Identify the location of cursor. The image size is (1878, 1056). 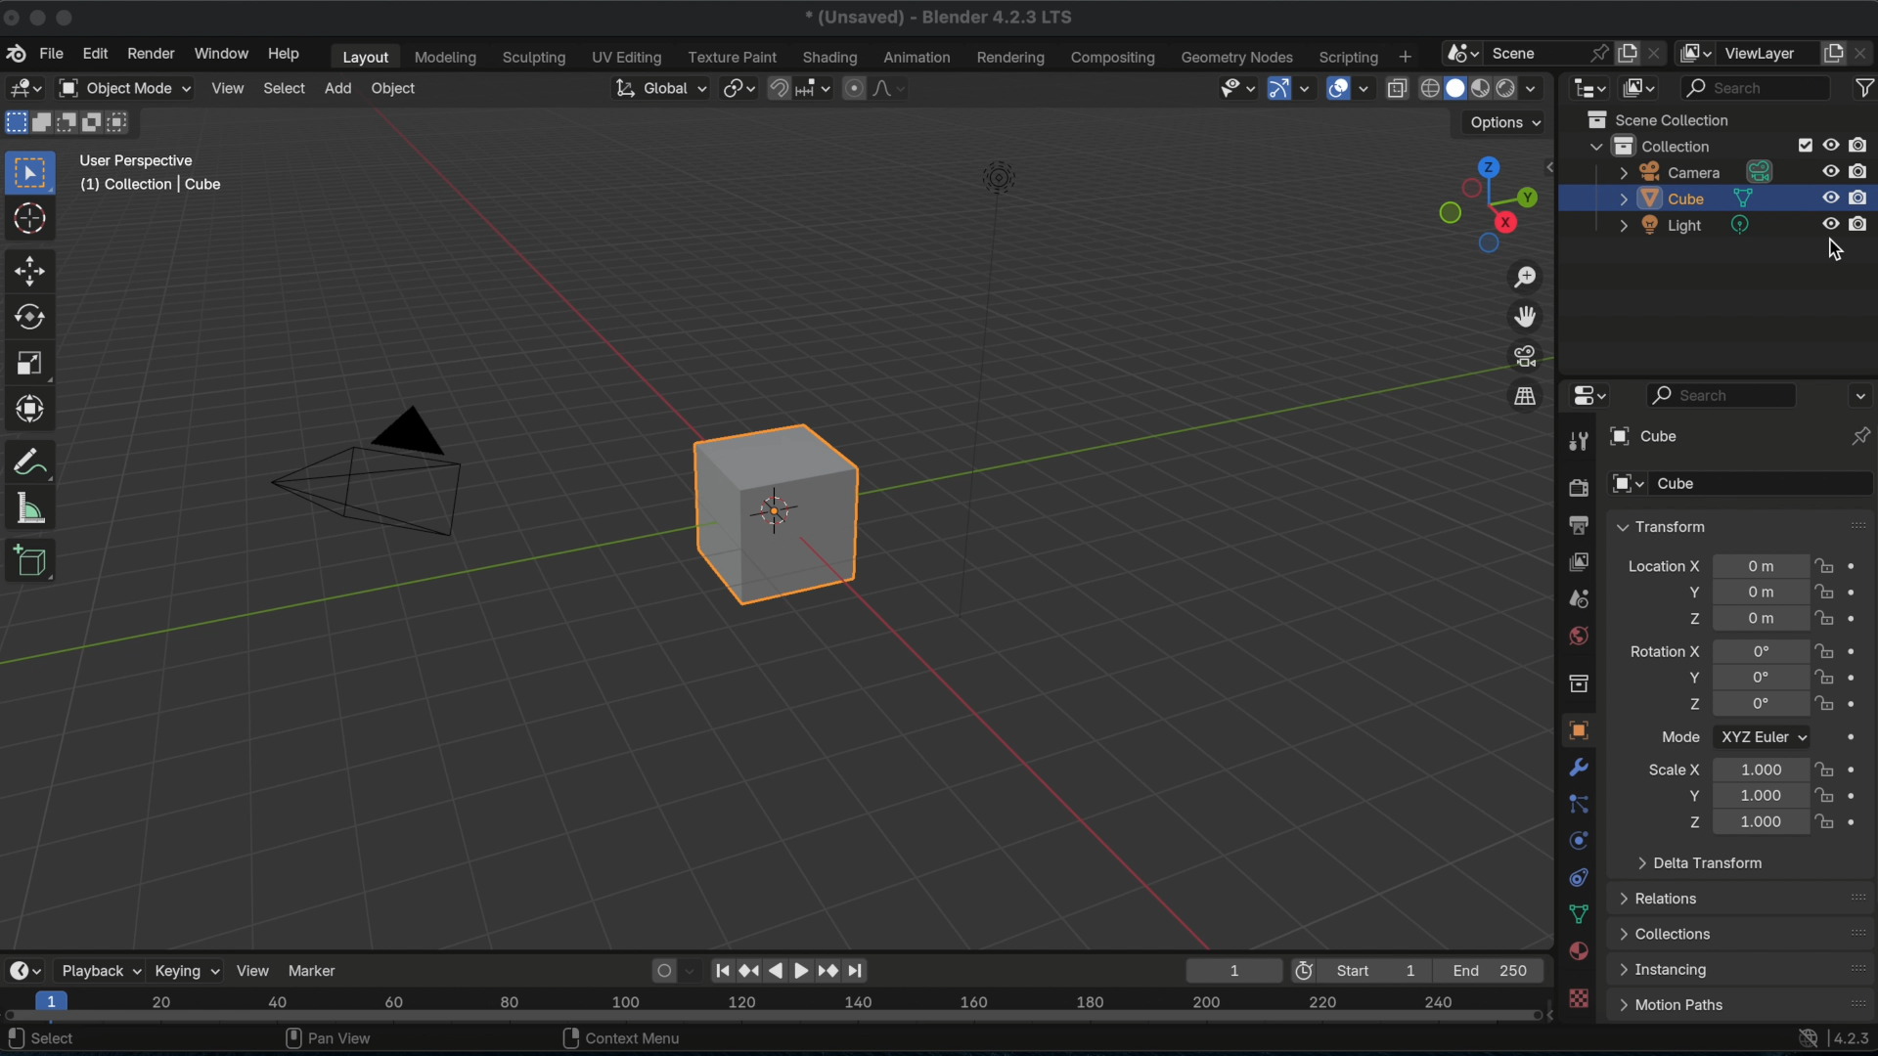
(1836, 252).